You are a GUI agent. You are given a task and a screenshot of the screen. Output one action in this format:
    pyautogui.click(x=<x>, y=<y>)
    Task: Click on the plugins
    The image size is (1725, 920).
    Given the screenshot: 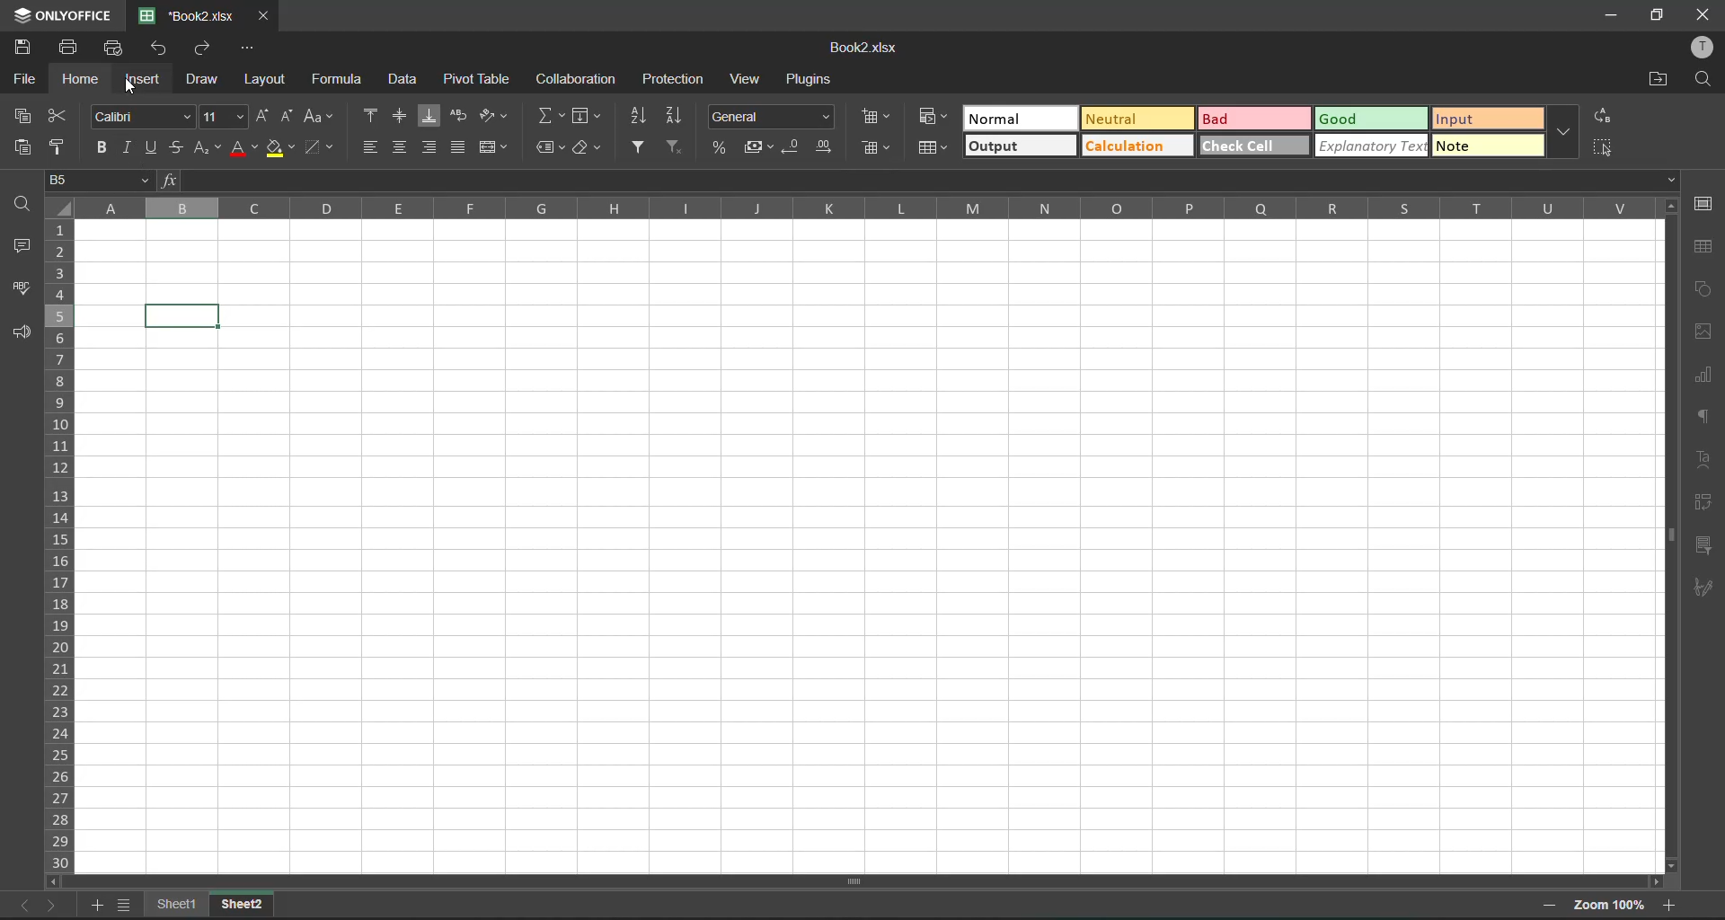 What is the action you would take?
    pyautogui.click(x=810, y=80)
    